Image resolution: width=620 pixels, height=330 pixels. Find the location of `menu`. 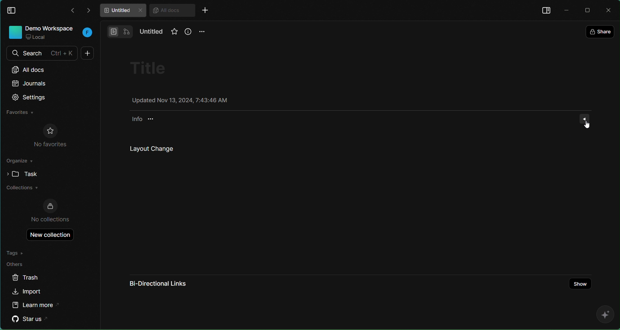

menu is located at coordinates (202, 32).